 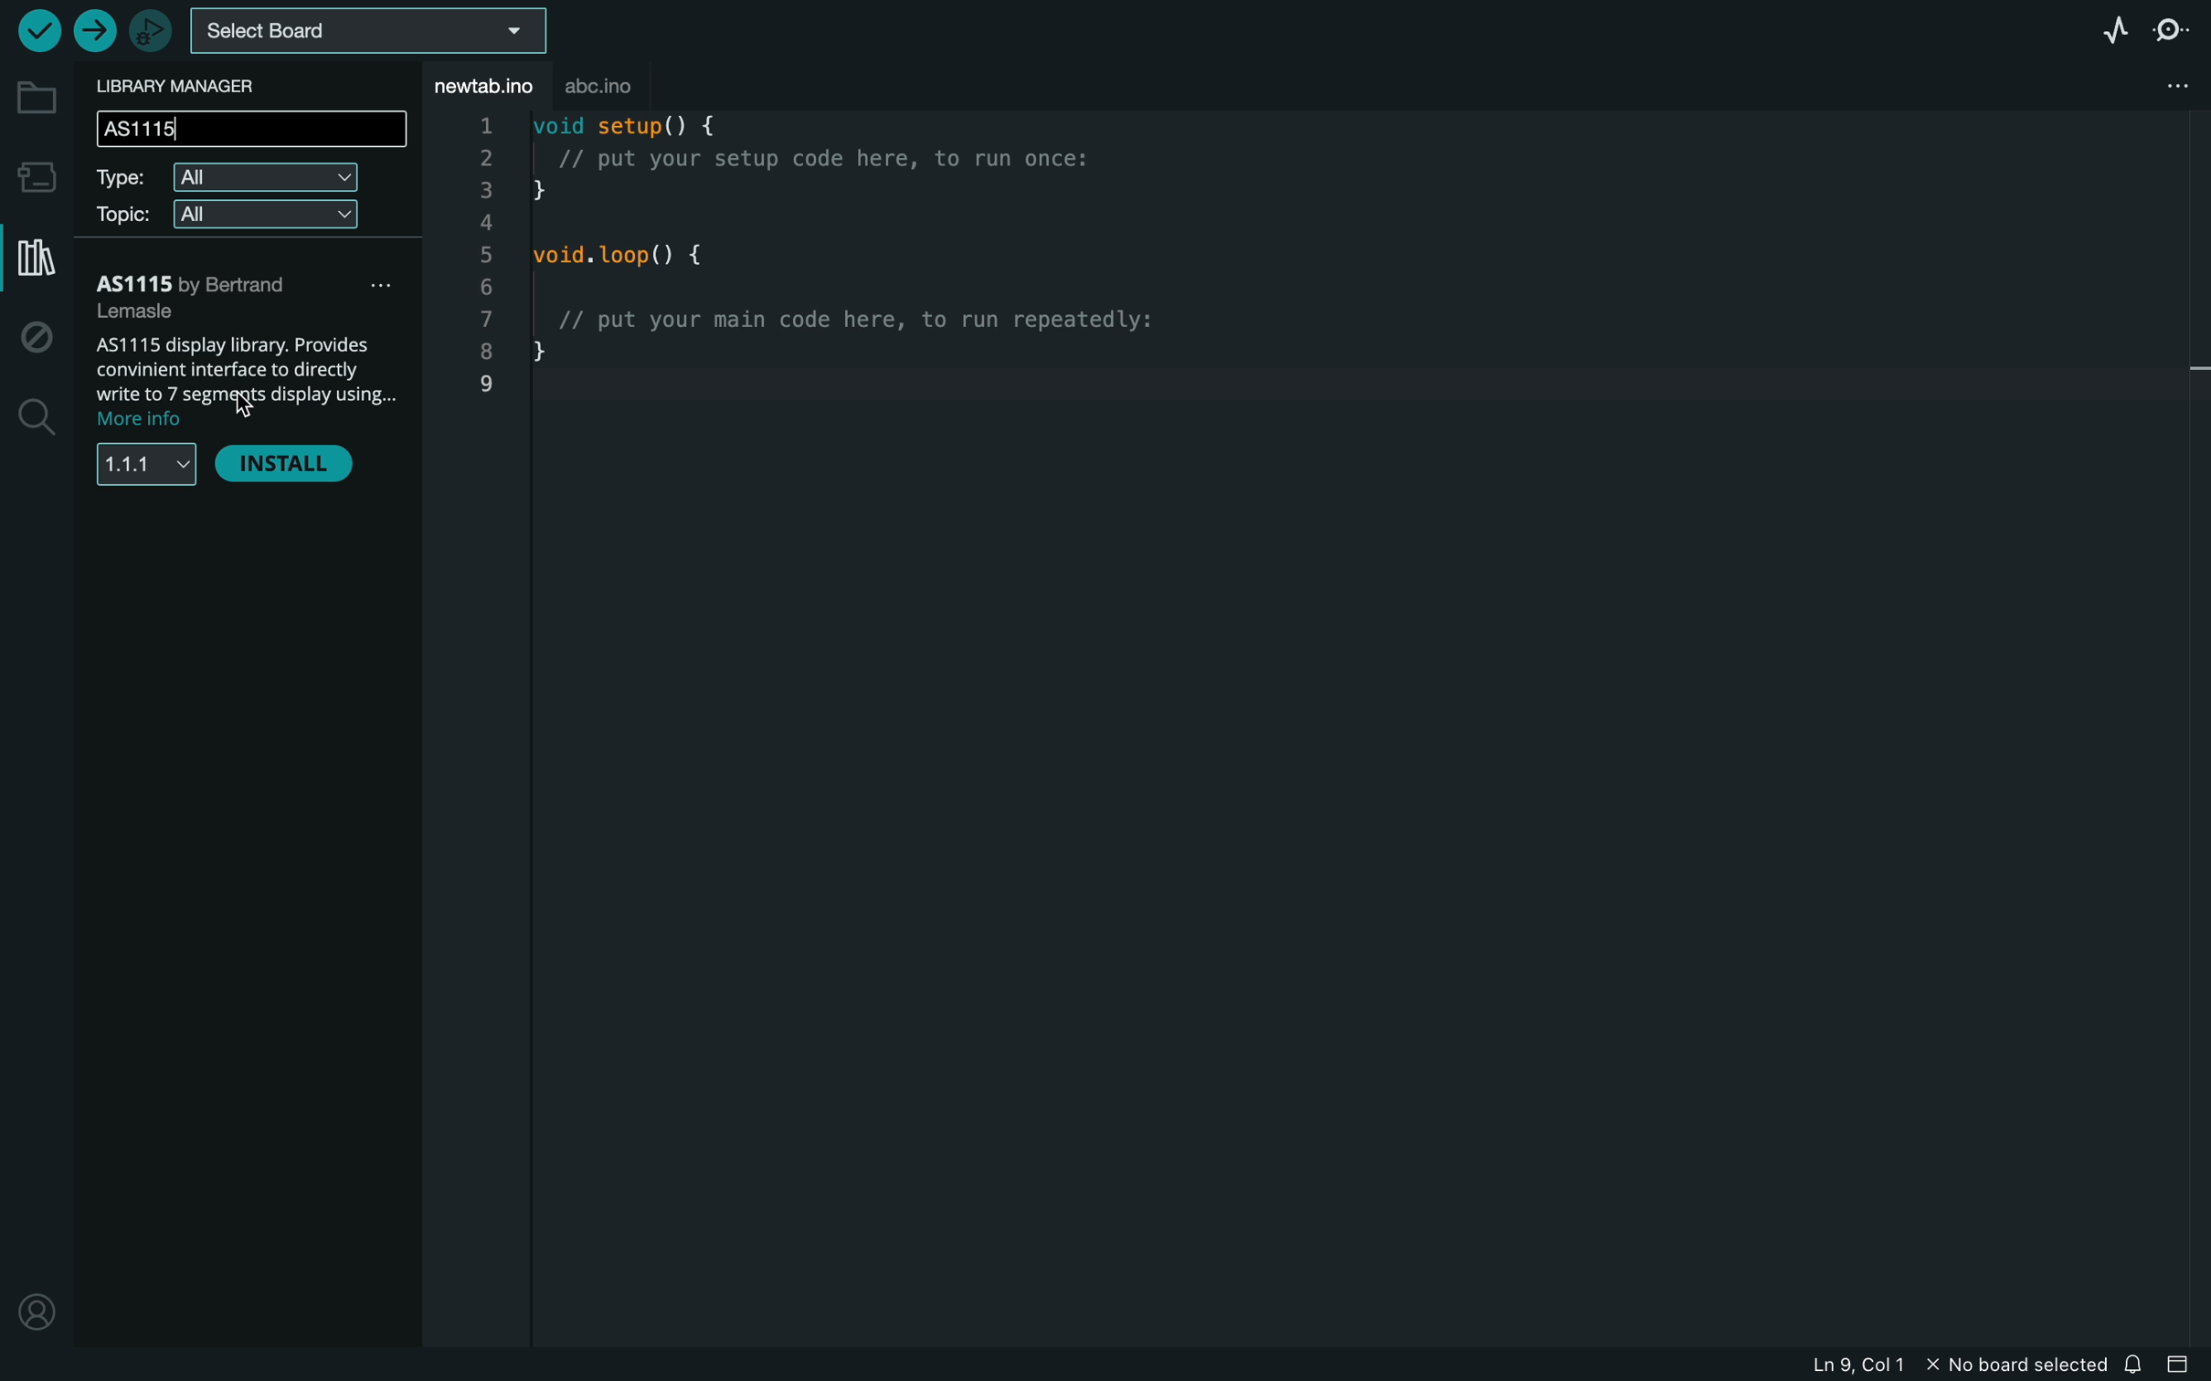 I want to click on install, so click(x=295, y=468).